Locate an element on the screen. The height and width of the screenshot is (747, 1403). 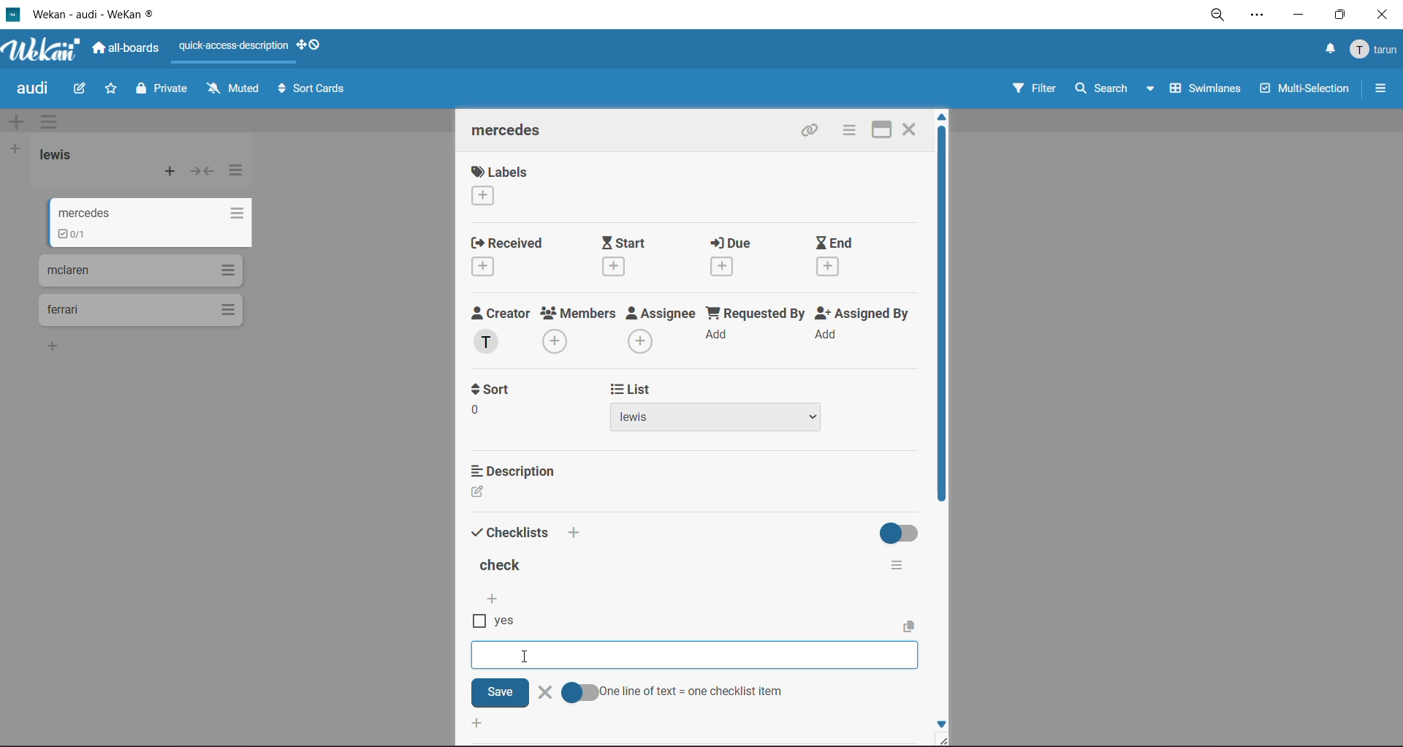
creator is located at coordinates (501, 330).